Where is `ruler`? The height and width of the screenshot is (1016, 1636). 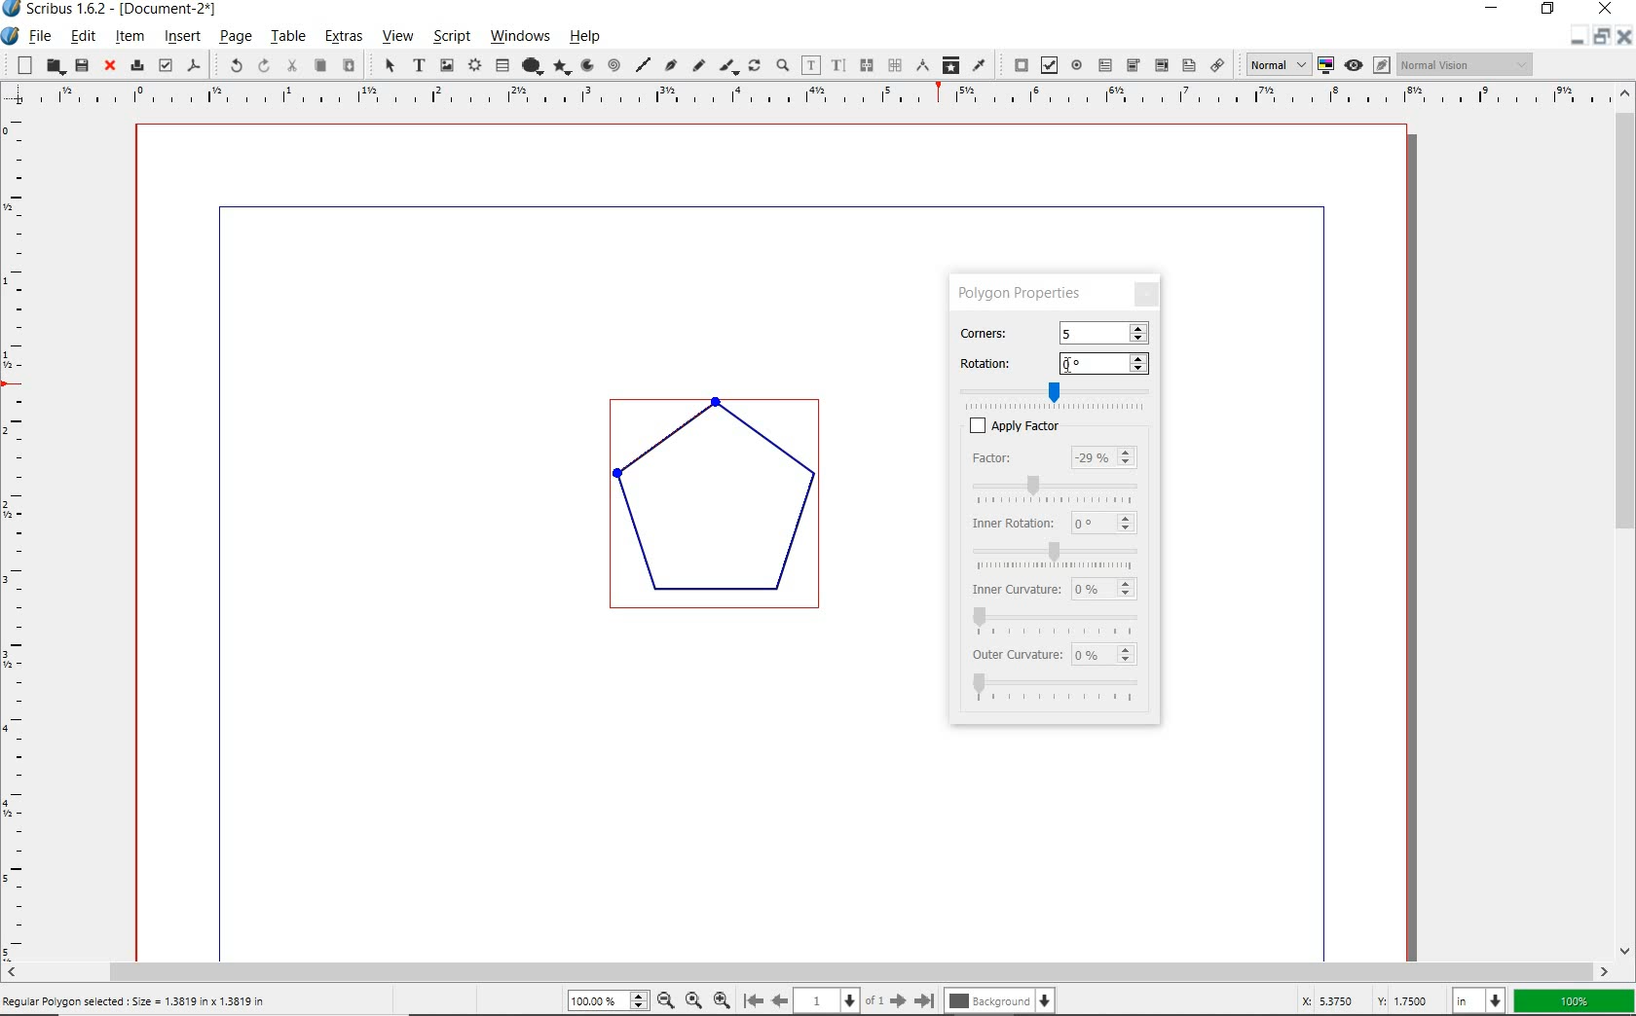 ruler is located at coordinates (817, 98).